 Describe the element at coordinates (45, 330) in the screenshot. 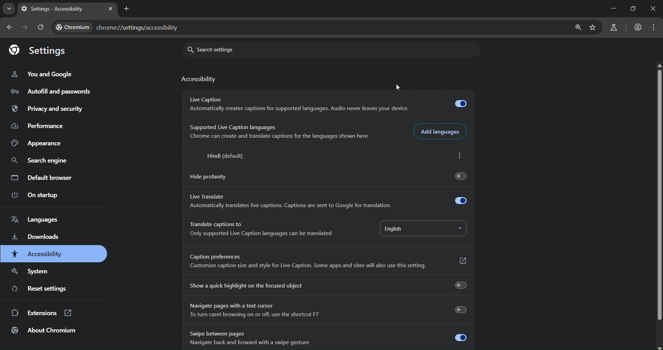

I see `about chromium` at that location.